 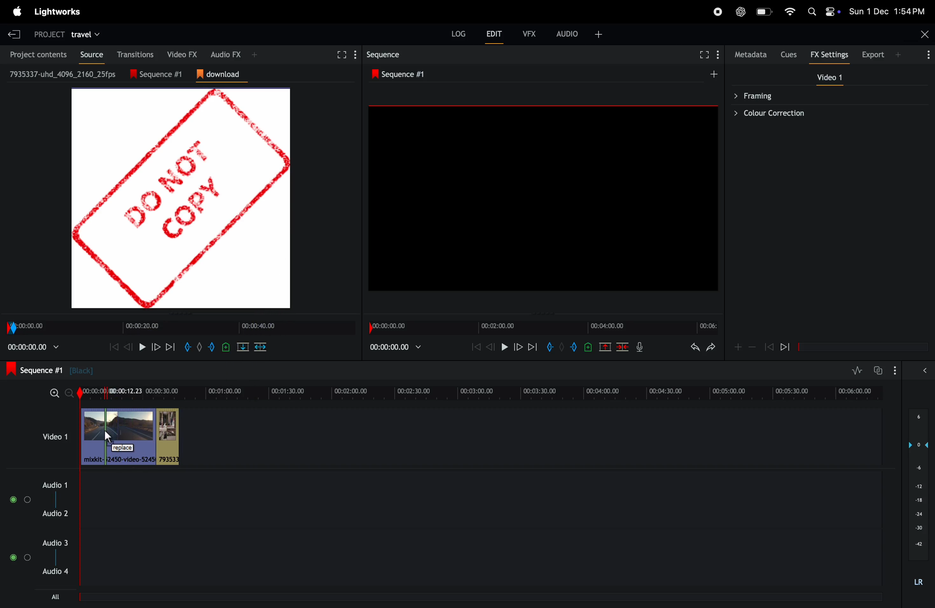 I want to click on Dark mode/Light mode, so click(x=833, y=11).